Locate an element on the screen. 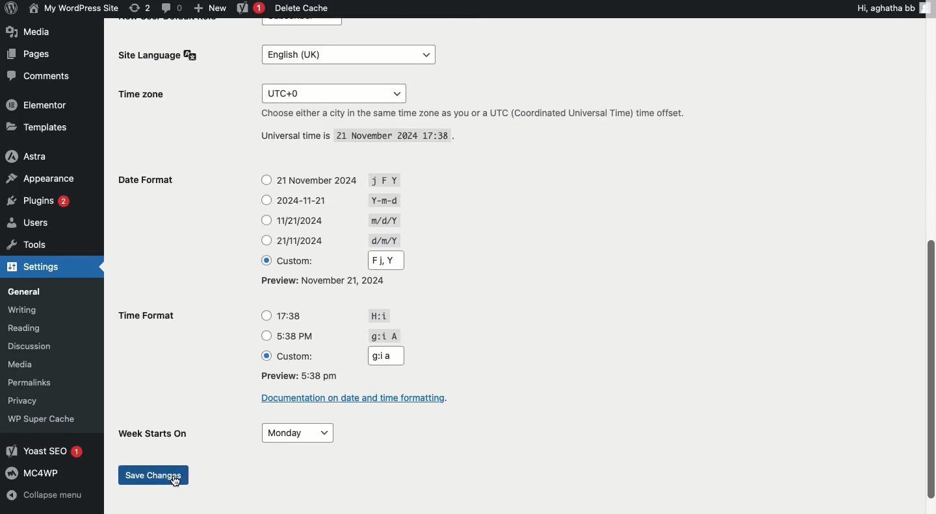 The height and width of the screenshot is (514, 936). Universal time is 21 November 2024 17:38 . is located at coordinates (348, 136).